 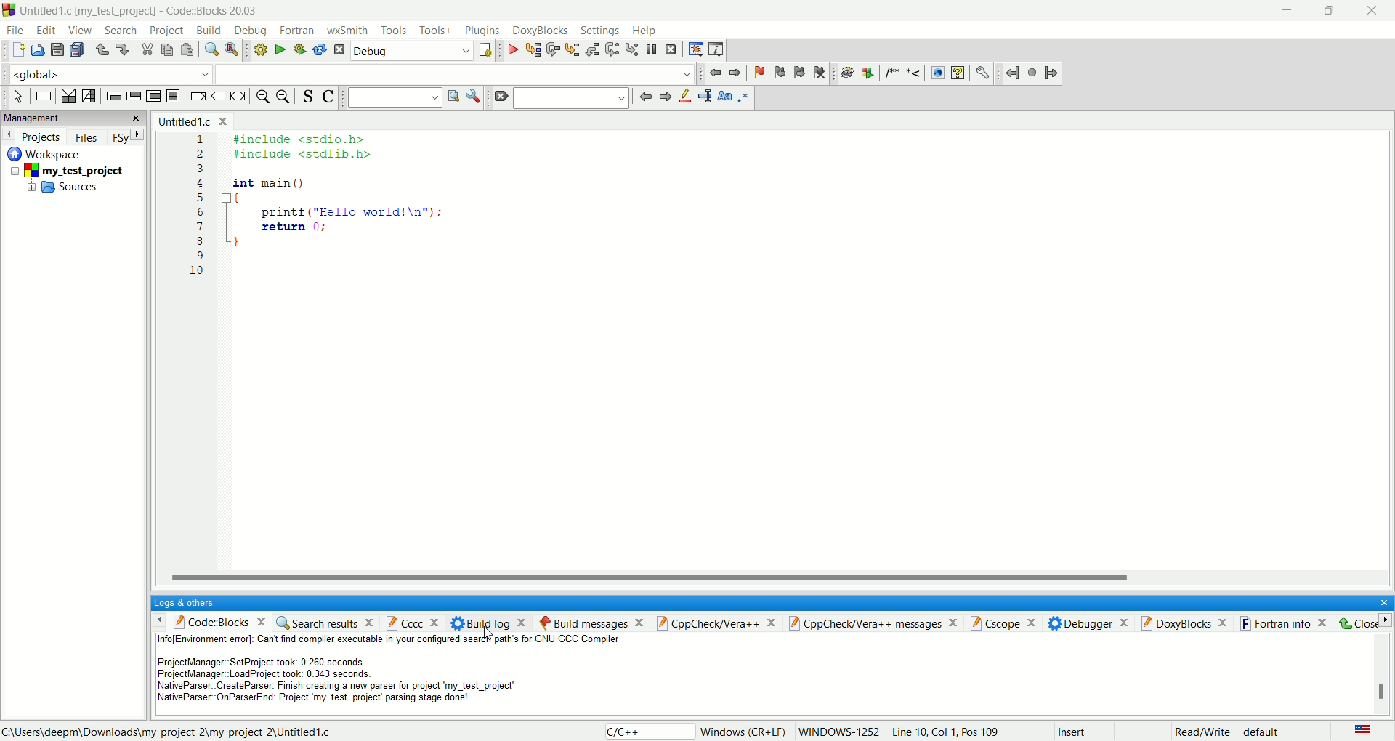 What do you see at coordinates (573, 97) in the screenshot?
I see `blank space` at bounding box center [573, 97].